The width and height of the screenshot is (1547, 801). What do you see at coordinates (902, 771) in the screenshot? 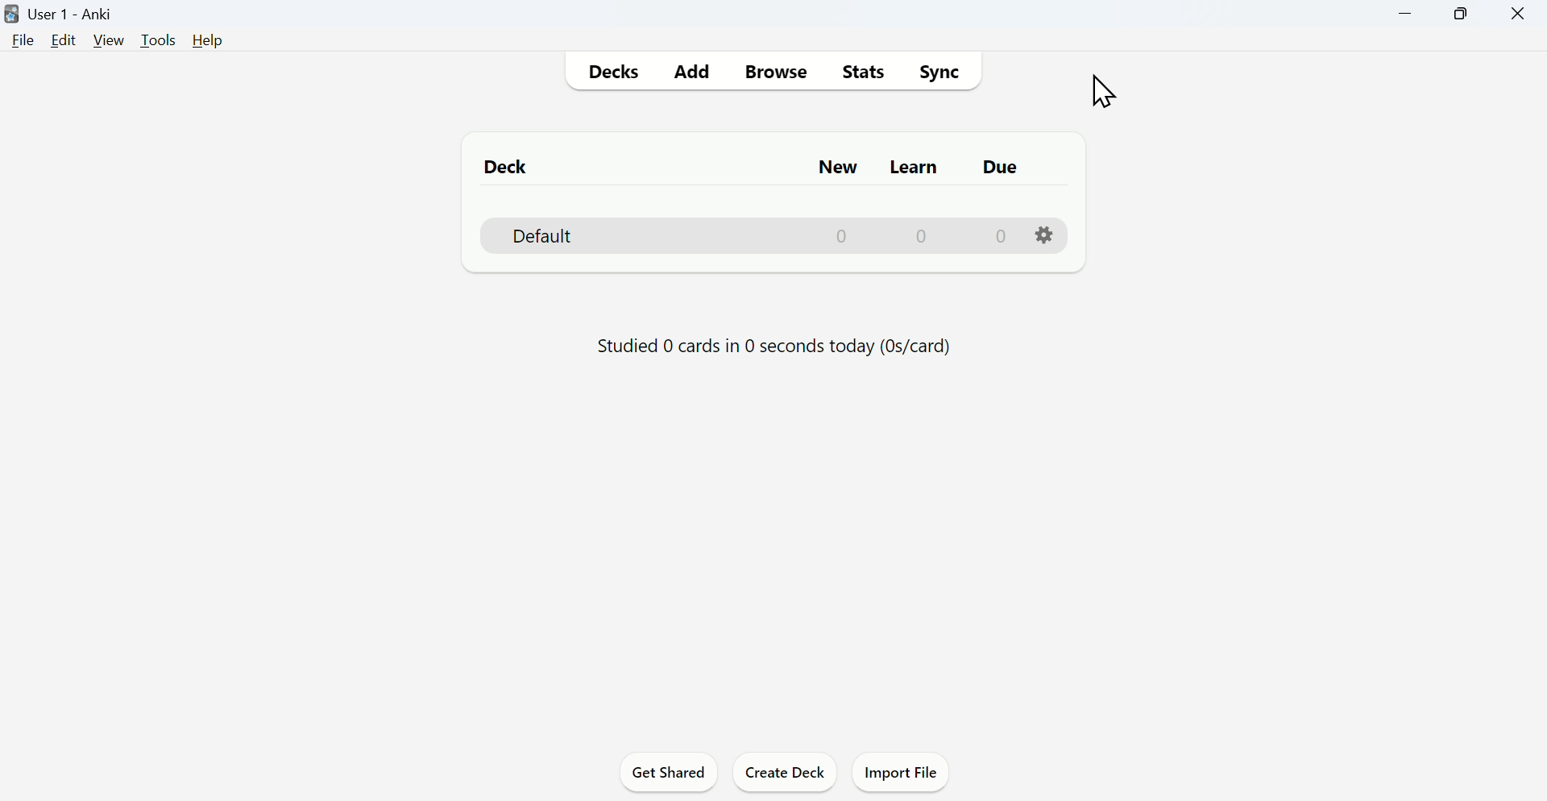
I see `Import File` at bounding box center [902, 771].